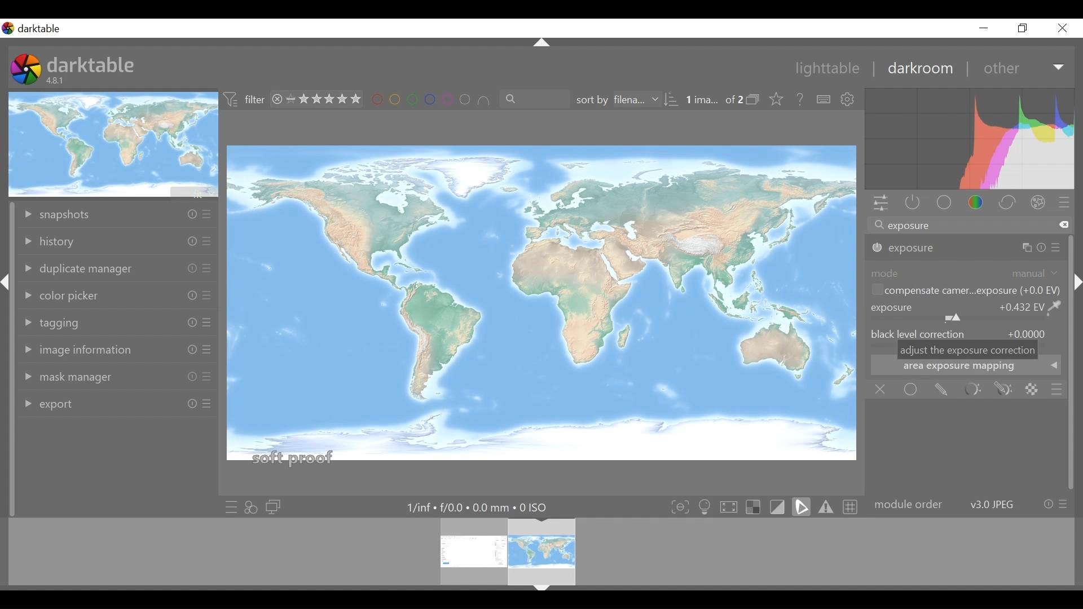 The width and height of the screenshot is (1083, 609). I want to click on color, so click(979, 204).